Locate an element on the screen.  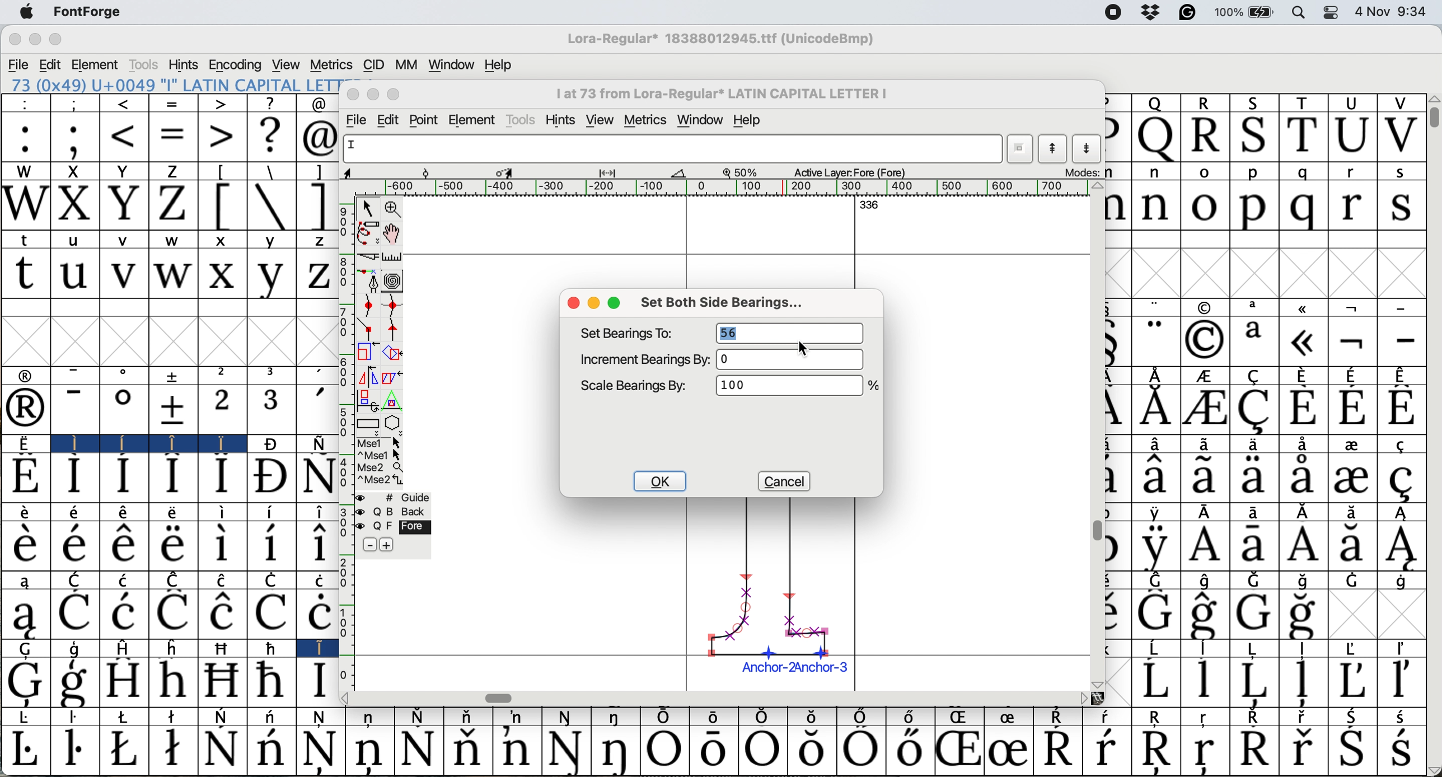
control center is located at coordinates (1333, 13).